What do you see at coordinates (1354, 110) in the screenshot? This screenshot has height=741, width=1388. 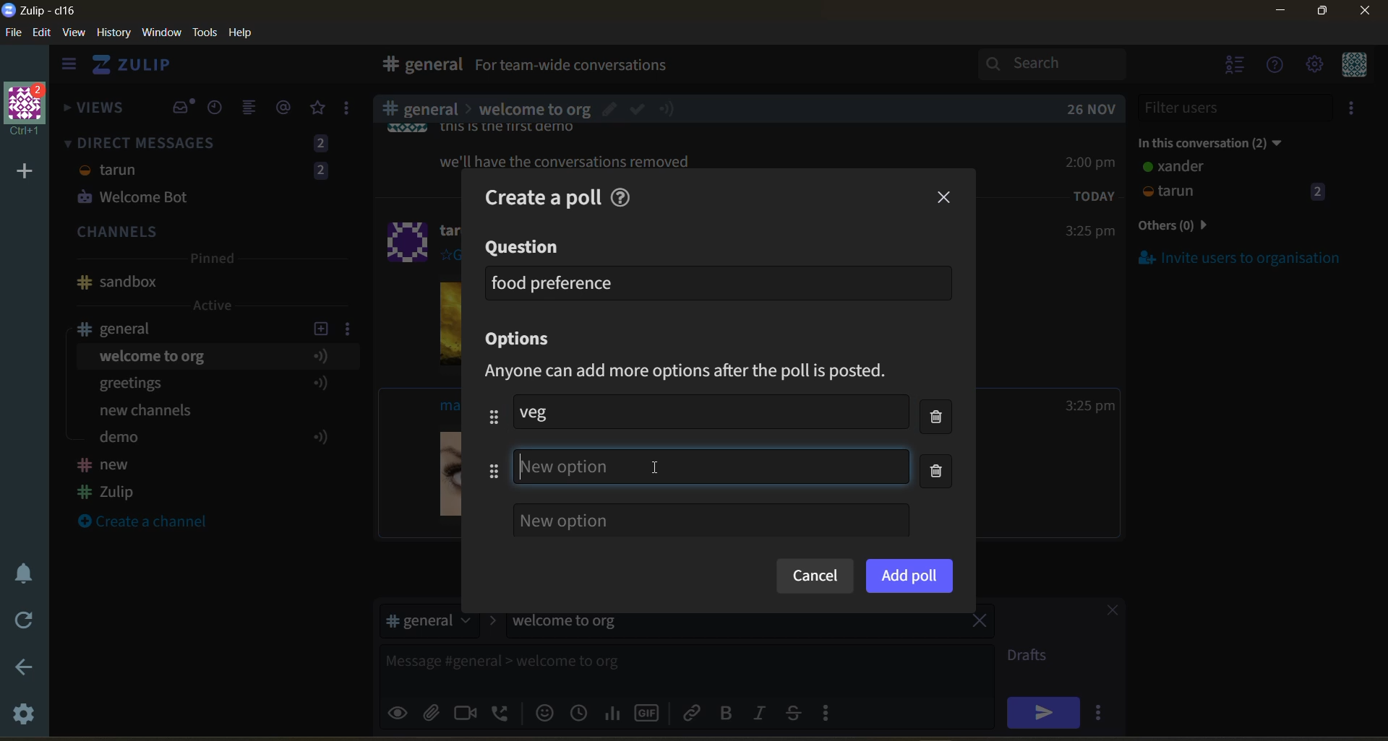 I see `invite users to organisation` at bounding box center [1354, 110].